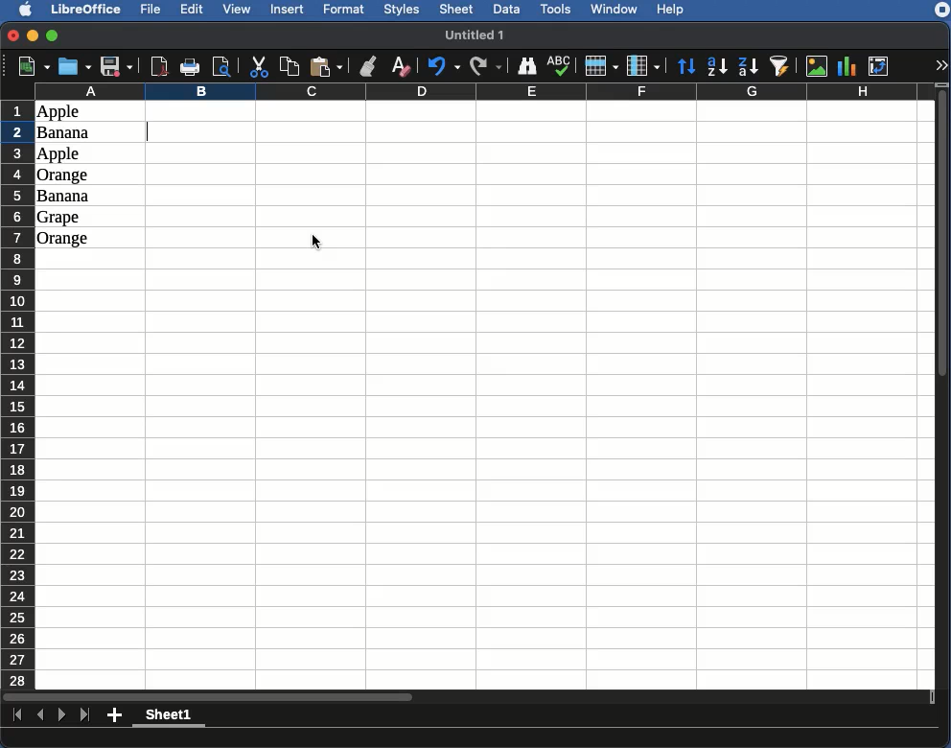  Describe the element at coordinates (62, 717) in the screenshot. I see `Next sheet` at that location.